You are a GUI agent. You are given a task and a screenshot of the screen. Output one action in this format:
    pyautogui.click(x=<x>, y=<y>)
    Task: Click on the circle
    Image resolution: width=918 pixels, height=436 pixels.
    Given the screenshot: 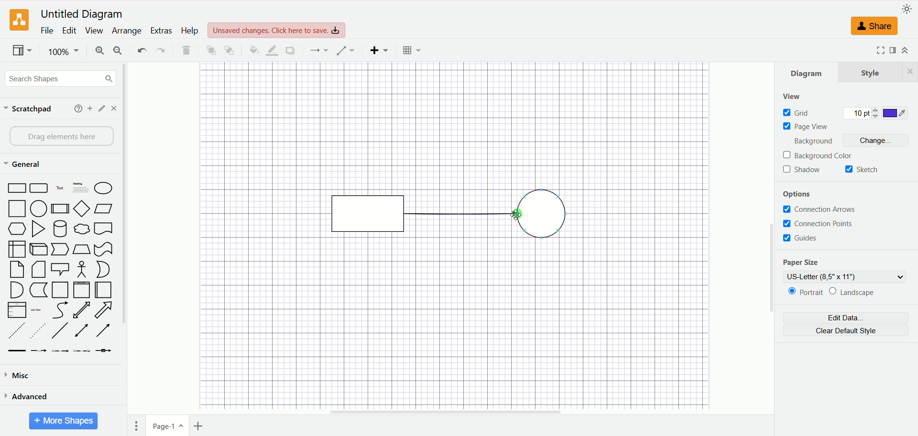 What is the action you would take?
    pyautogui.click(x=541, y=213)
    